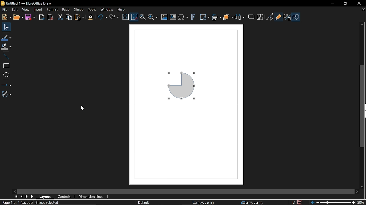 The image size is (366, 205). I want to click on Line, so click(5, 57).